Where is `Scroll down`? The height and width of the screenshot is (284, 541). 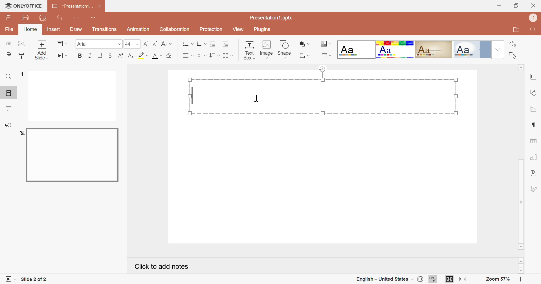
Scroll down is located at coordinates (521, 270).